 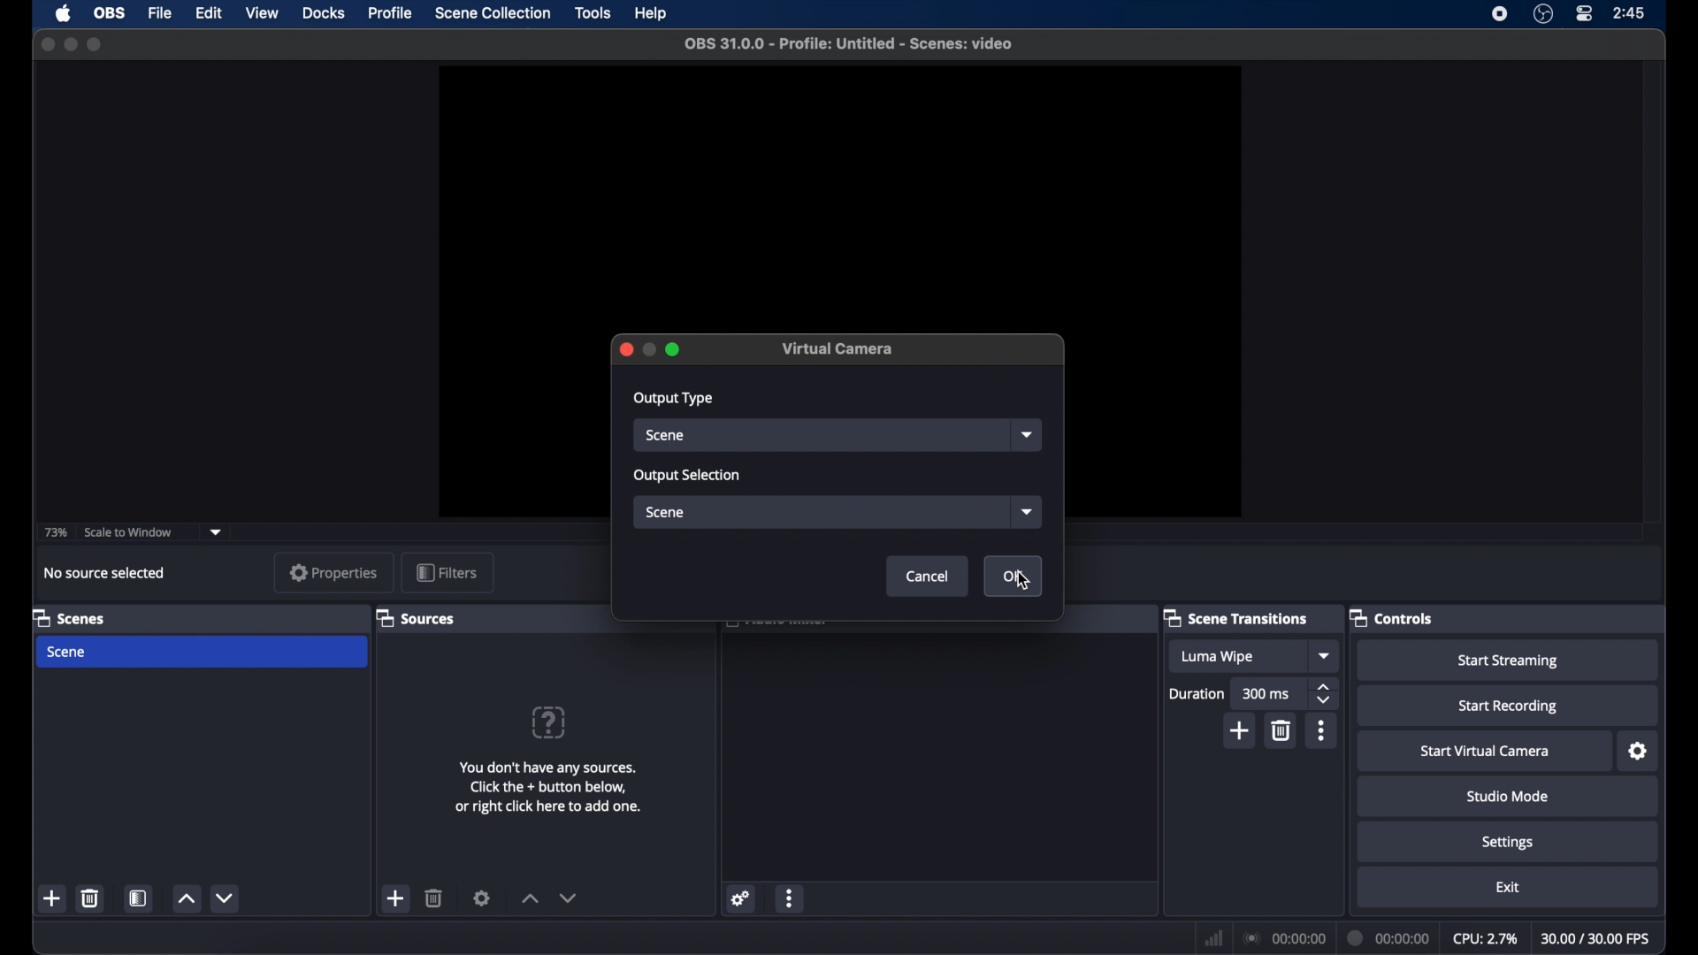 I want to click on settings, so click(x=483, y=897).